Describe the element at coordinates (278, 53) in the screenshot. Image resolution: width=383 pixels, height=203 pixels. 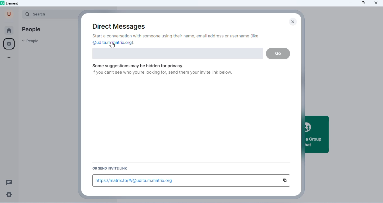
I see `go` at that location.